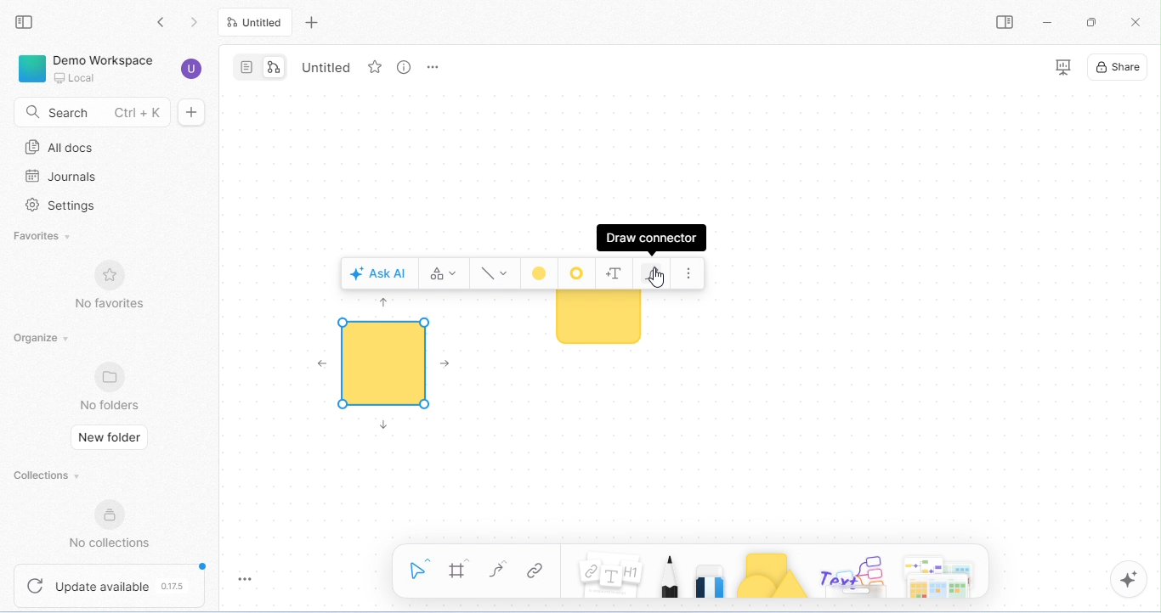 The height and width of the screenshot is (613, 1161). Describe the element at coordinates (650, 274) in the screenshot. I see `draw connector` at that location.